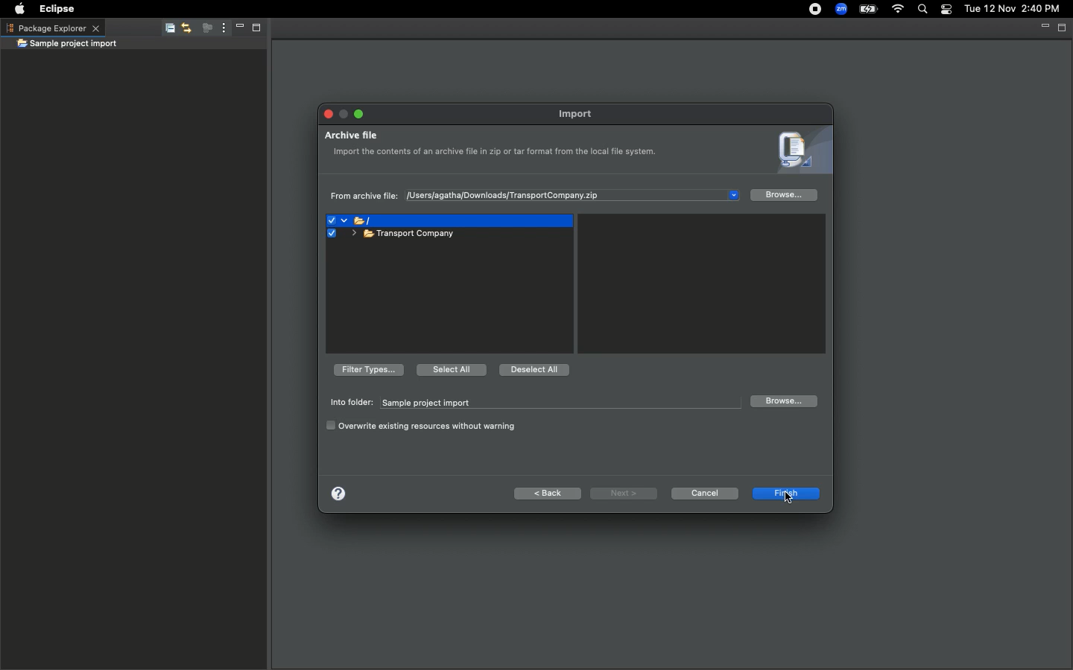 This screenshot has width=1073, height=670. What do you see at coordinates (531, 403) in the screenshot?
I see `Into folder: Sample project import` at bounding box center [531, 403].